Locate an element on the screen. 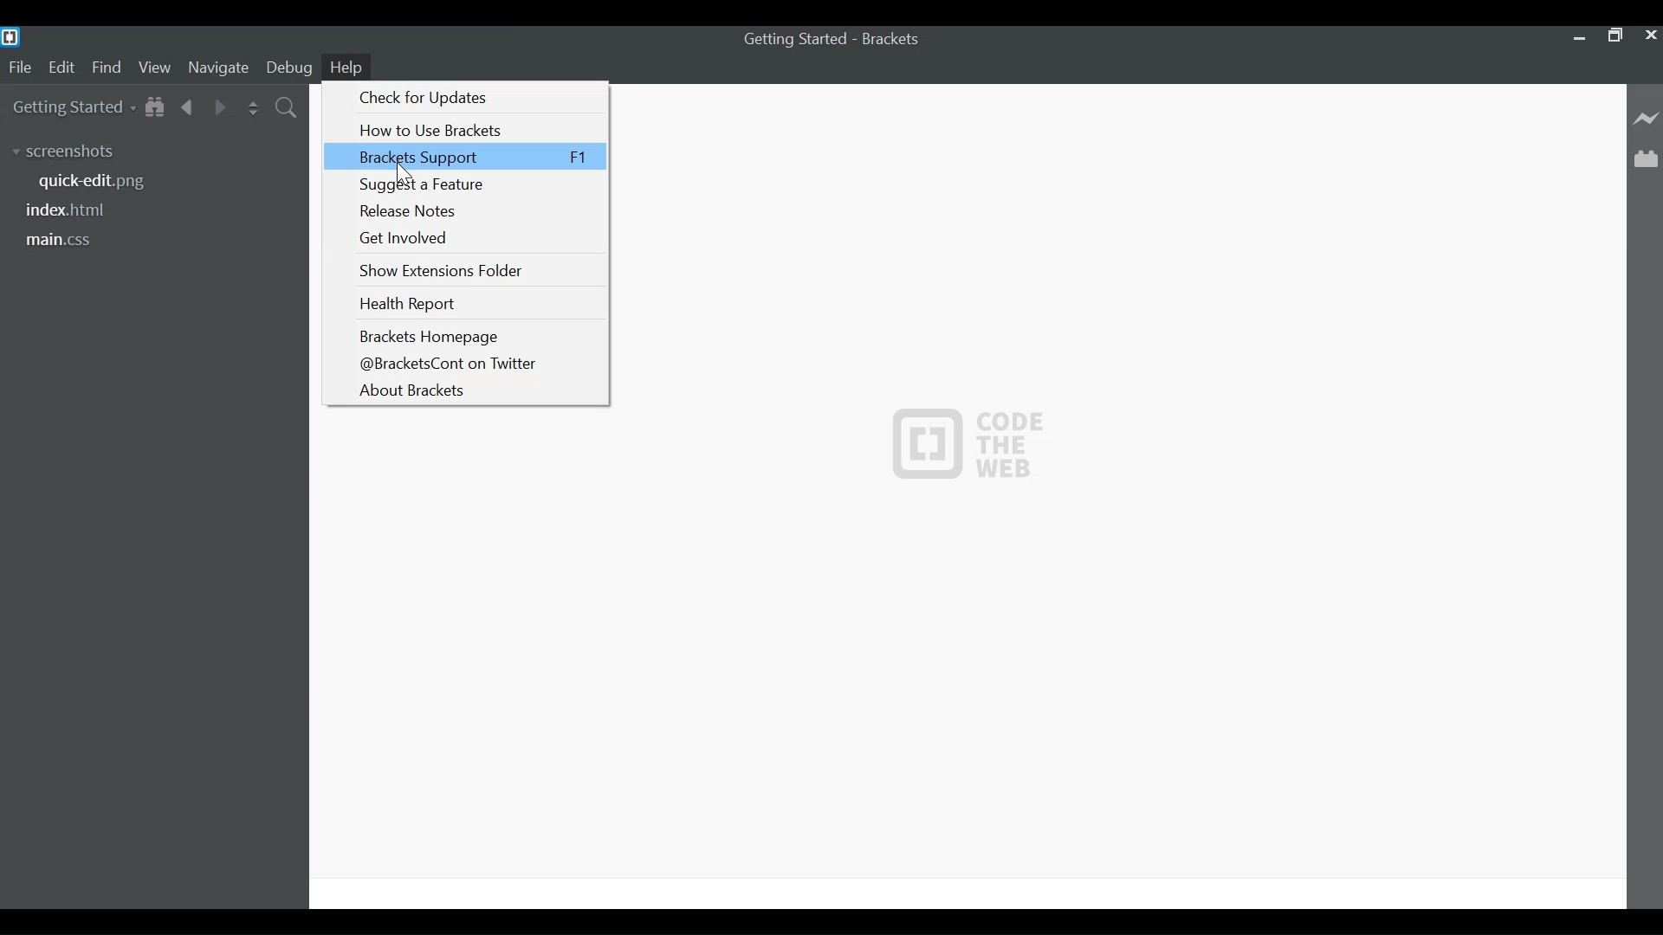 This screenshot has width=1663, height=935. @BracketsCont on Twitter is located at coordinates (474, 364).